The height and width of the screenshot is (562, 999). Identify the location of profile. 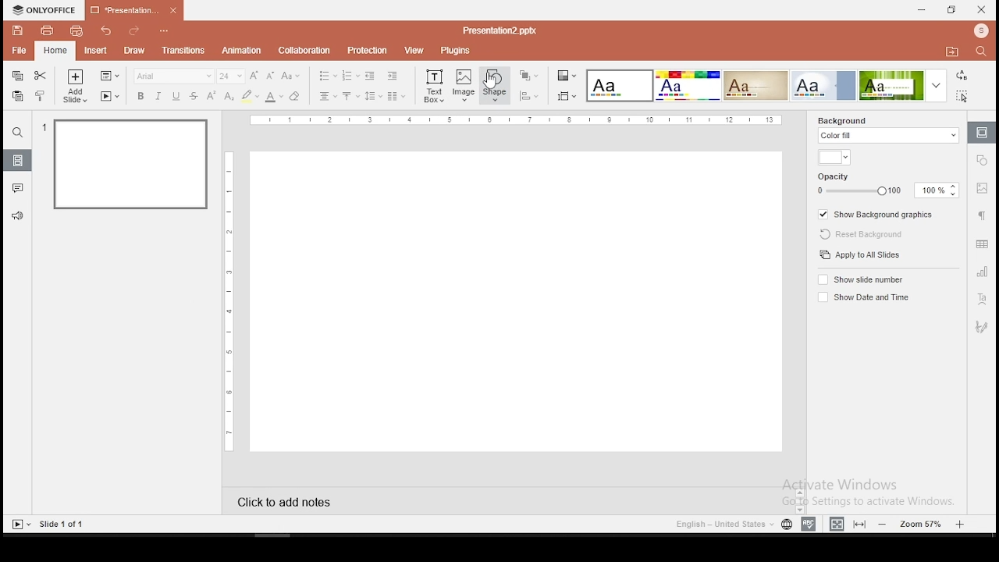
(979, 32).